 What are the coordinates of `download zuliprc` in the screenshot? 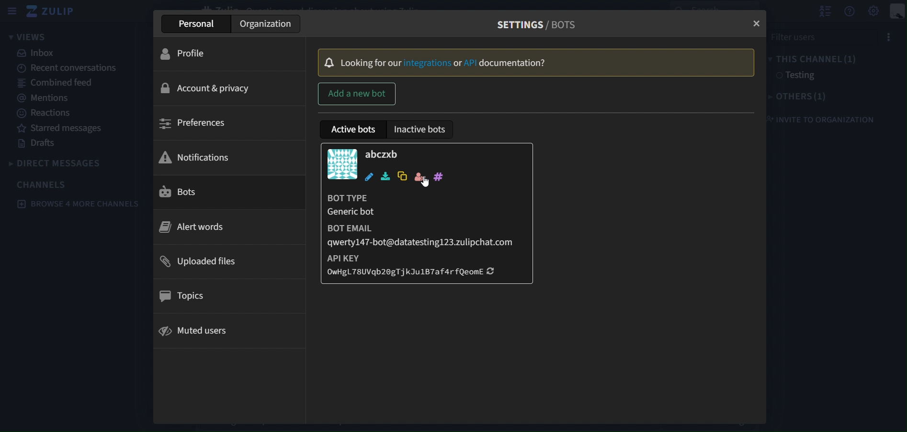 It's located at (386, 176).